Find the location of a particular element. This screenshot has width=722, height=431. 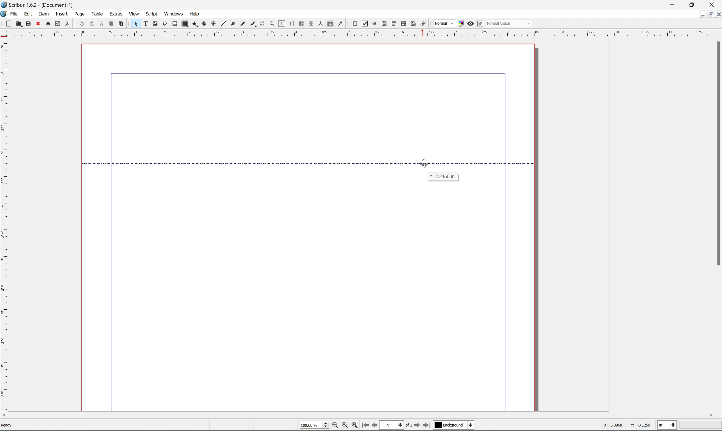

undo is located at coordinates (82, 24).